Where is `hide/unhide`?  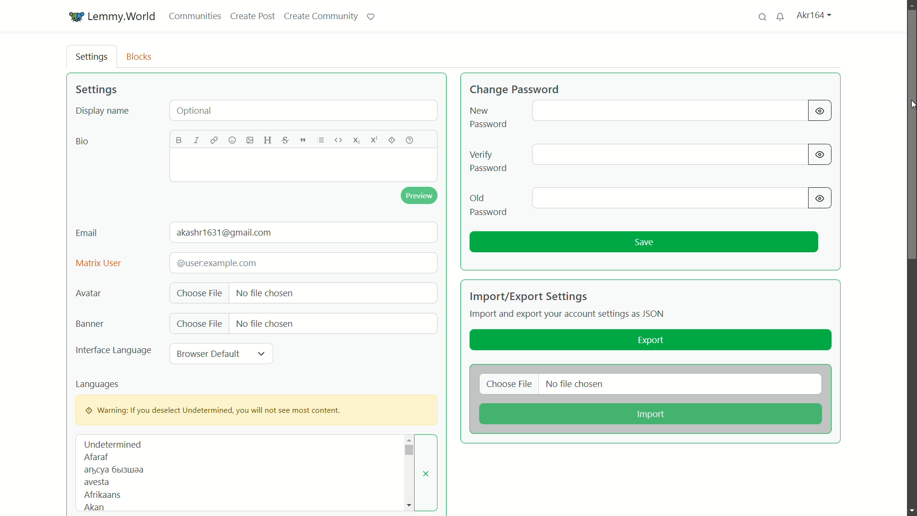
hide/unhide is located at coordinates (820, 155).